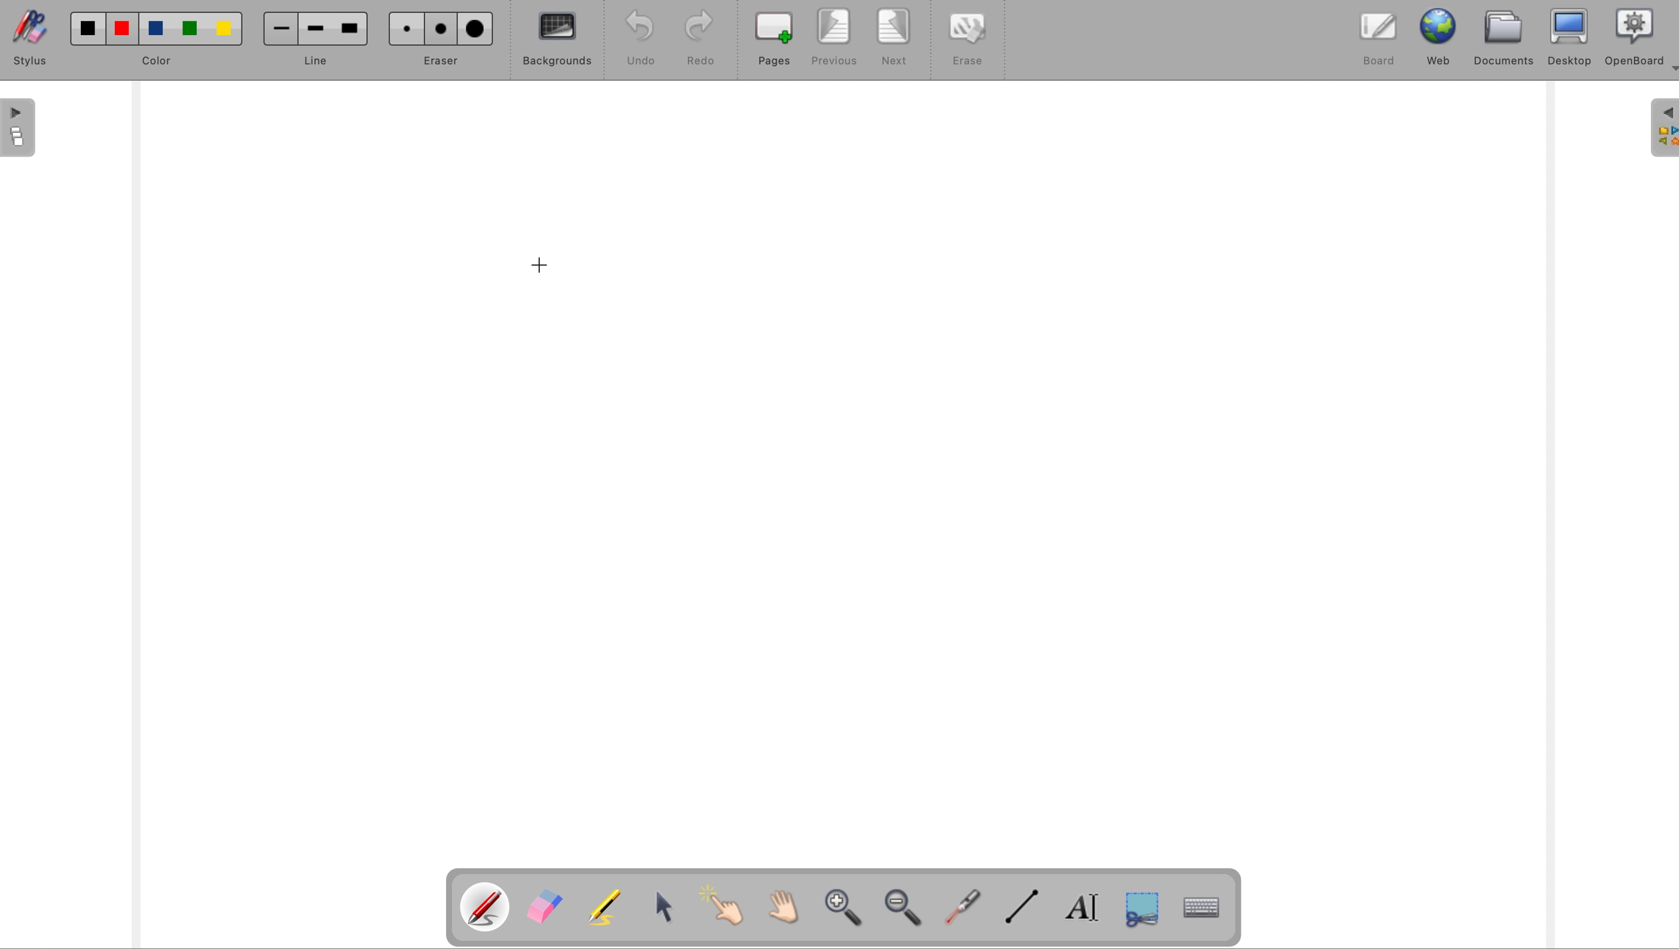 The width and height of the screenshot is (1679, 949). Describe the element at coordinates (669, 909) in the screenshot. I see `select and modify` at that location.